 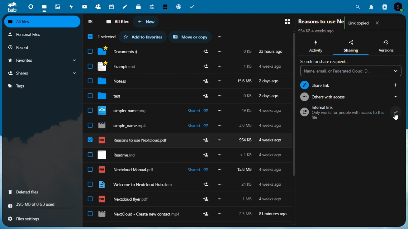 What do you see at coordinates (206, 200) in the screenshot?
I see ` add user` at bounding box center [206, 200].